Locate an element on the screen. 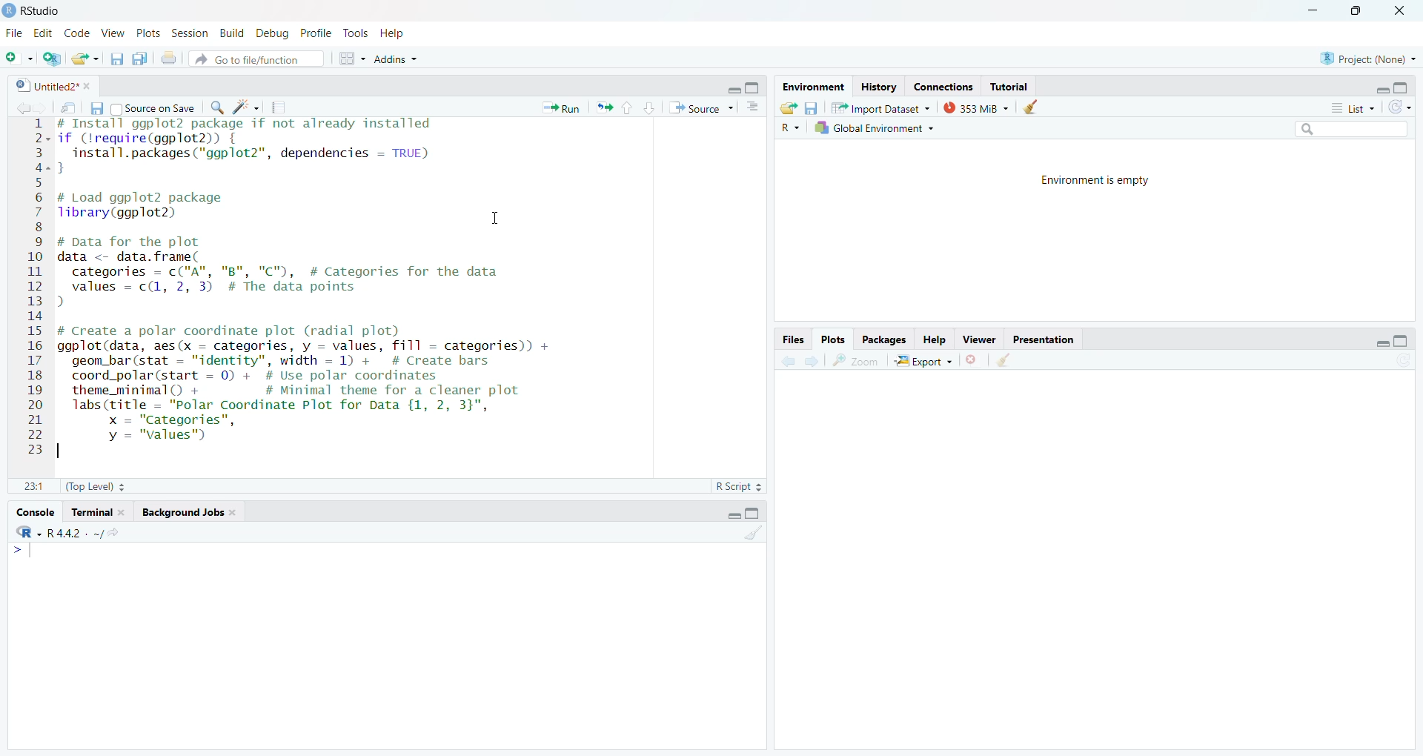   Profile is located at coordinates (315, 33).